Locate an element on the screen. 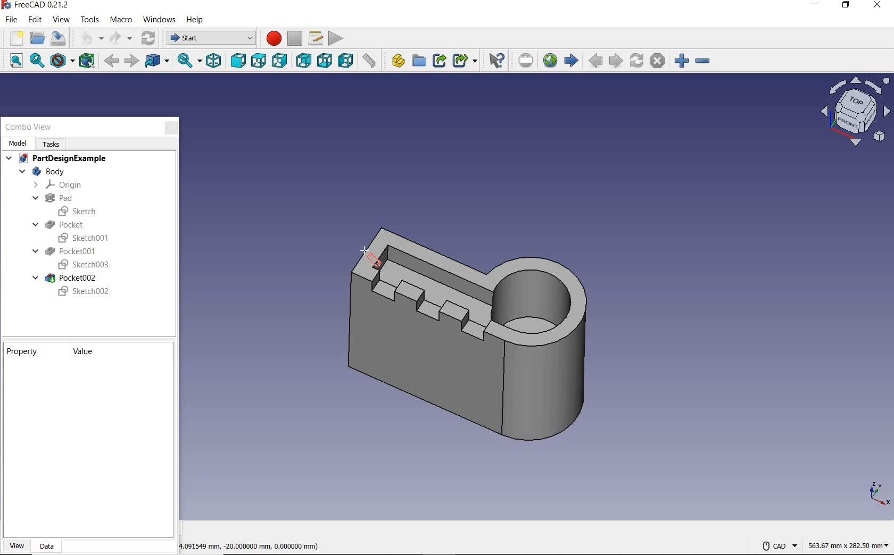 This screenshot has width=894, height=555. restore down is located at coordinates (847, 5).